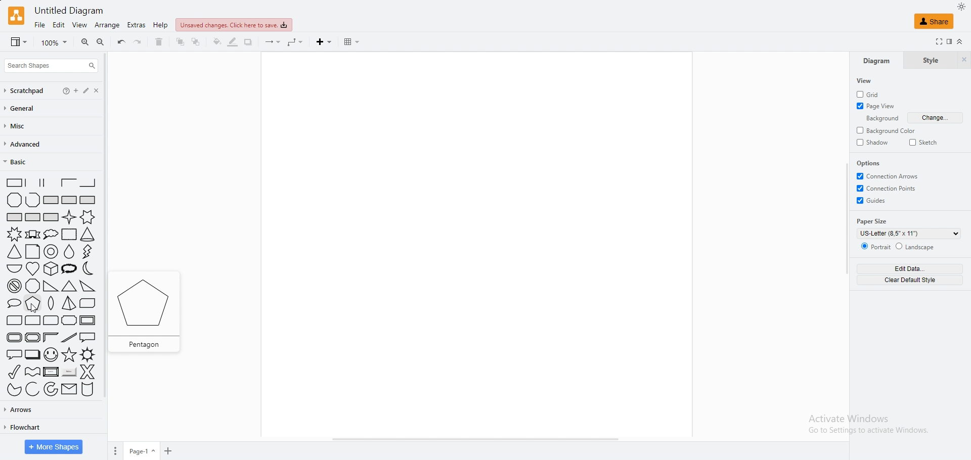  What do you see at coordinates (949, 41) in the screenshot?
I see `format` at bounding box center [949, 41].